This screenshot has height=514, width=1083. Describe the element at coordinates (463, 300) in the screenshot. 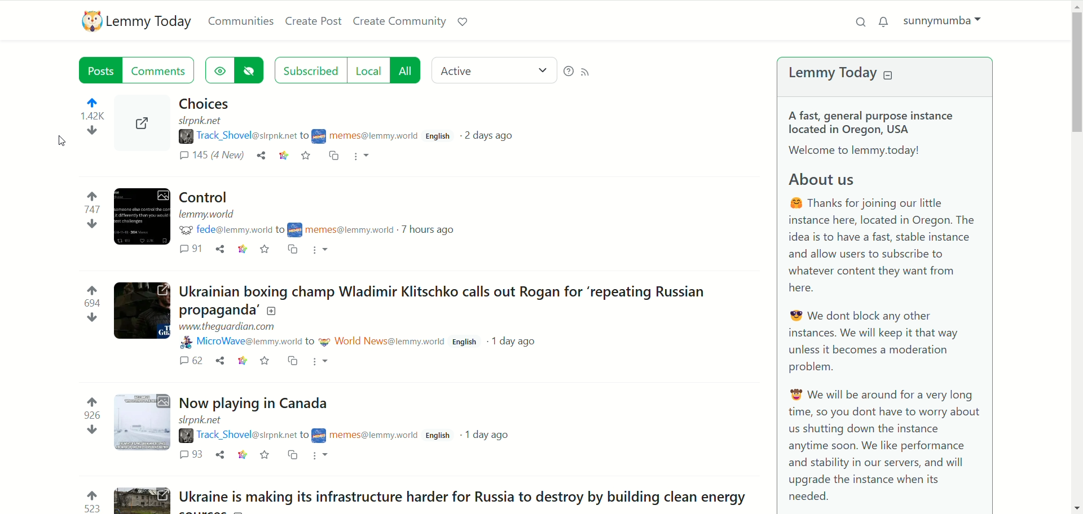

I see `Post - Ukrainian boxing champ Wladimir Klitschko calls out Rogan for ‘repeating Russian propaganda` at that location.